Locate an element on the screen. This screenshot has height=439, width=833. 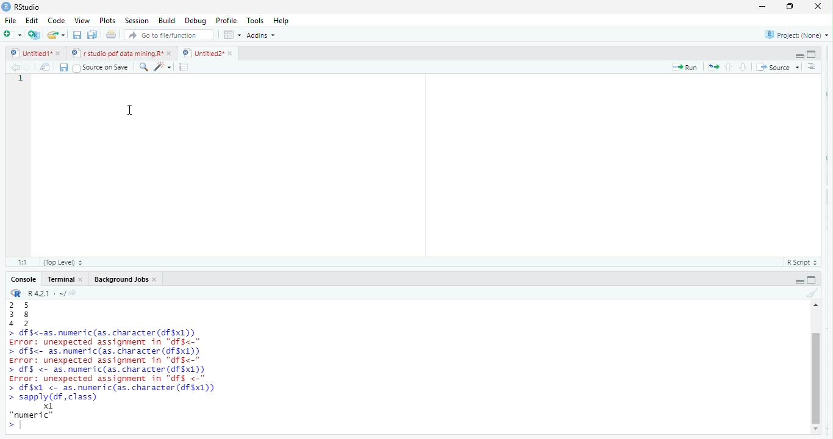
save current document is located at coordinates (77, 35).